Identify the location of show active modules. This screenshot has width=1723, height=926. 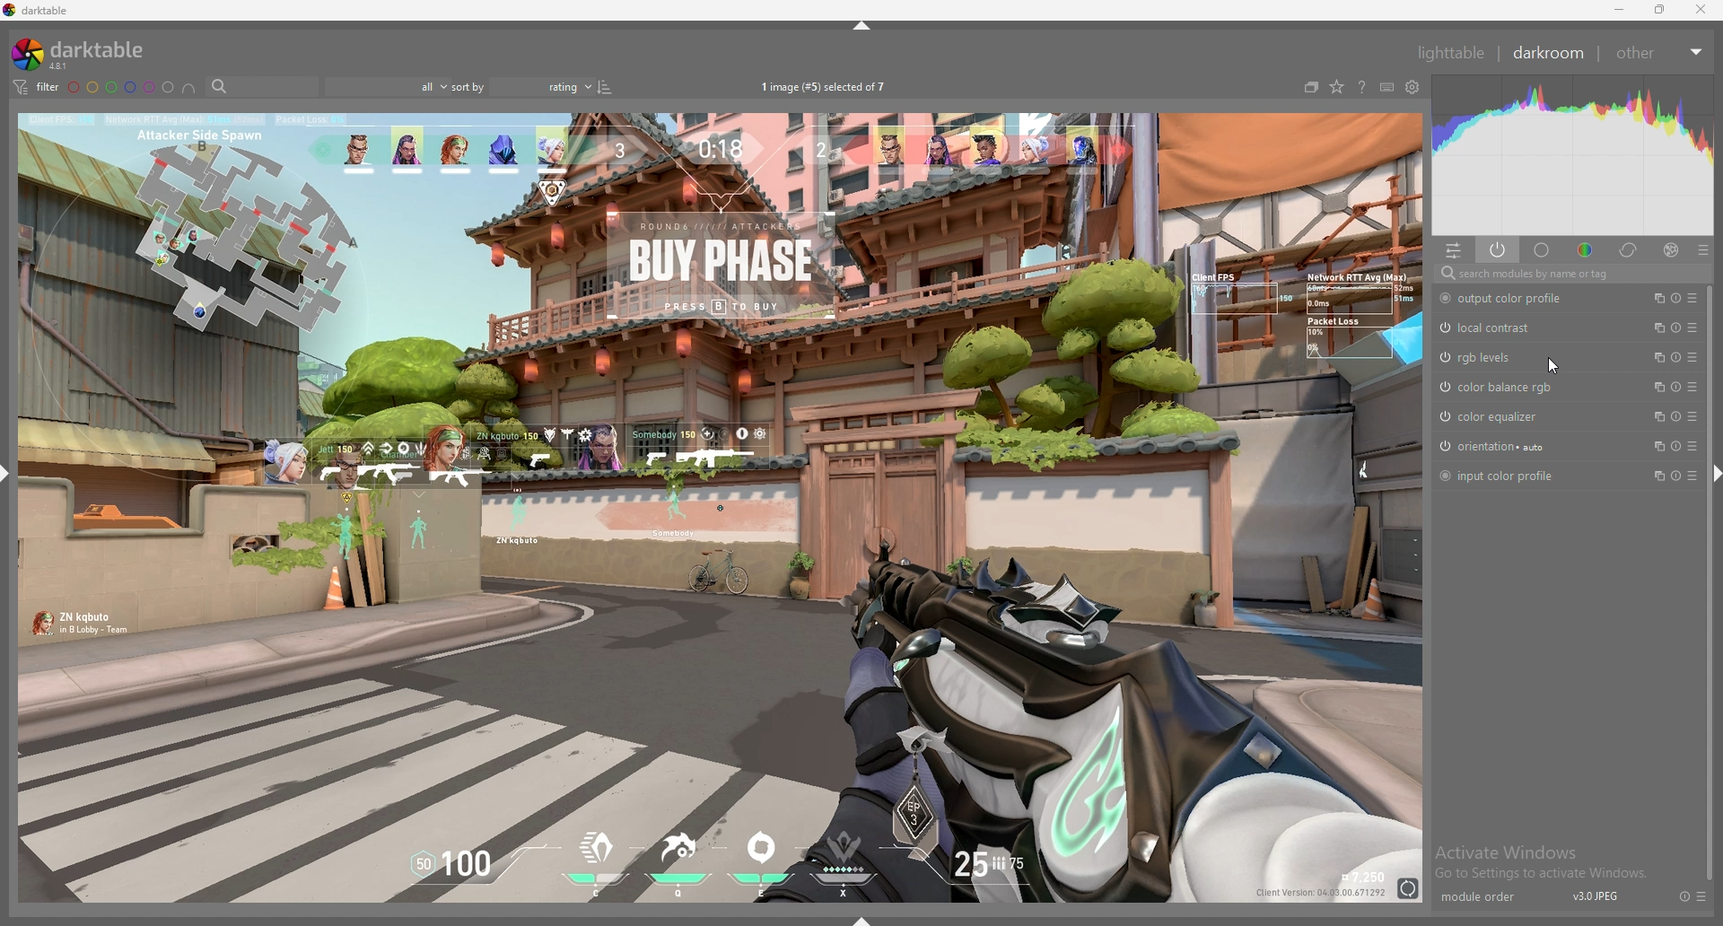
(1497, 249).